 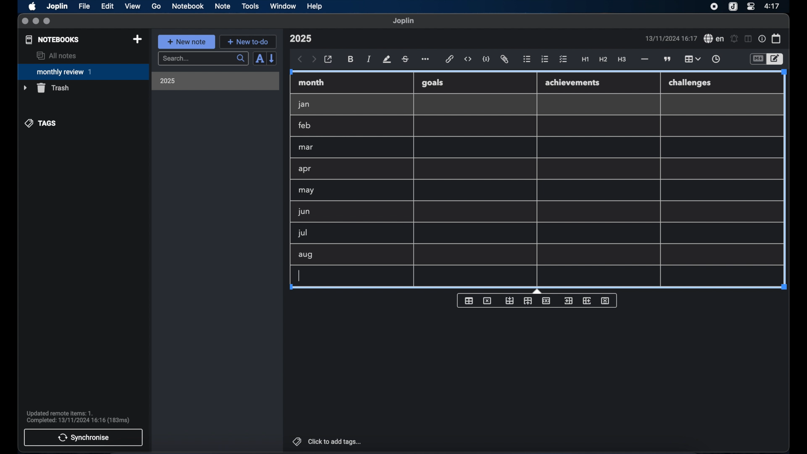 What do you see at coordinates (403, 21) in the screenshot?
I see `joplin` at bounding box center [403, 21].